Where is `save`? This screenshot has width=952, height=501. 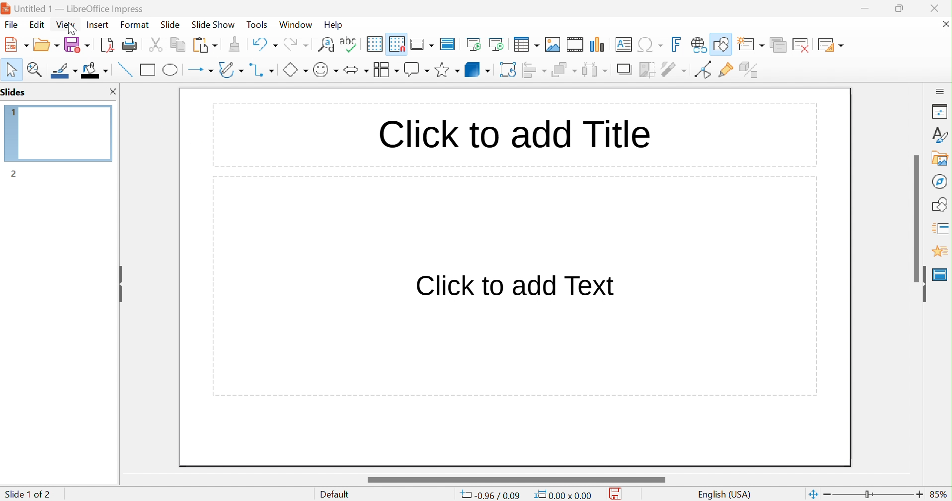
save is located at coordinates (618, 494).